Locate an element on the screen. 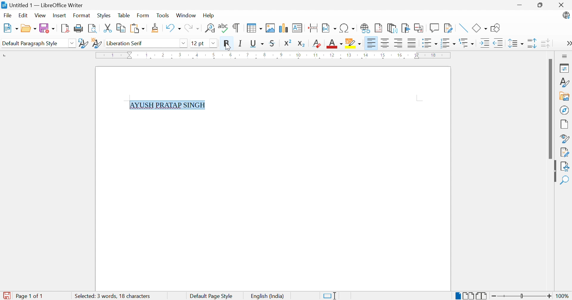 The height and width of the screenshot is (300, 572). Accessibility Check is located at coordinates (566, 166).